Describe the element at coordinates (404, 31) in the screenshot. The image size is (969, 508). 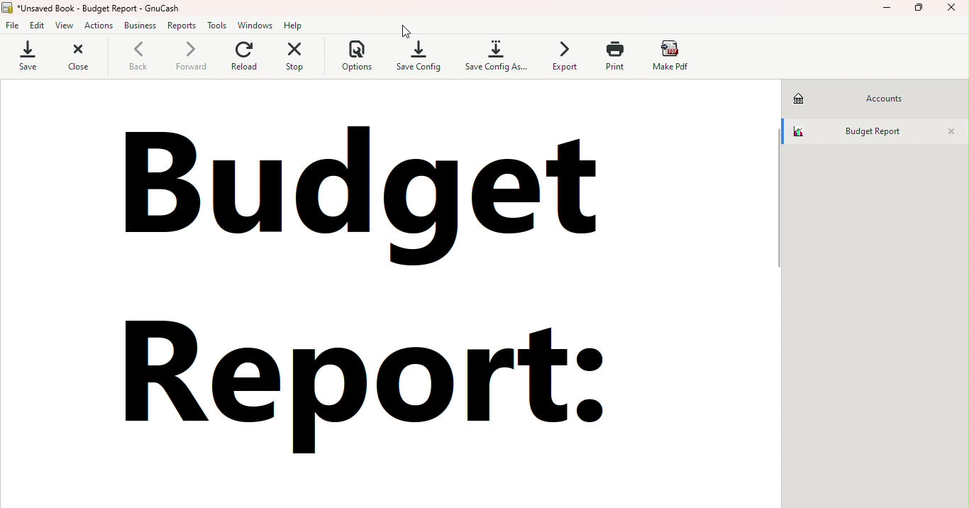
I see `Close` at that location.